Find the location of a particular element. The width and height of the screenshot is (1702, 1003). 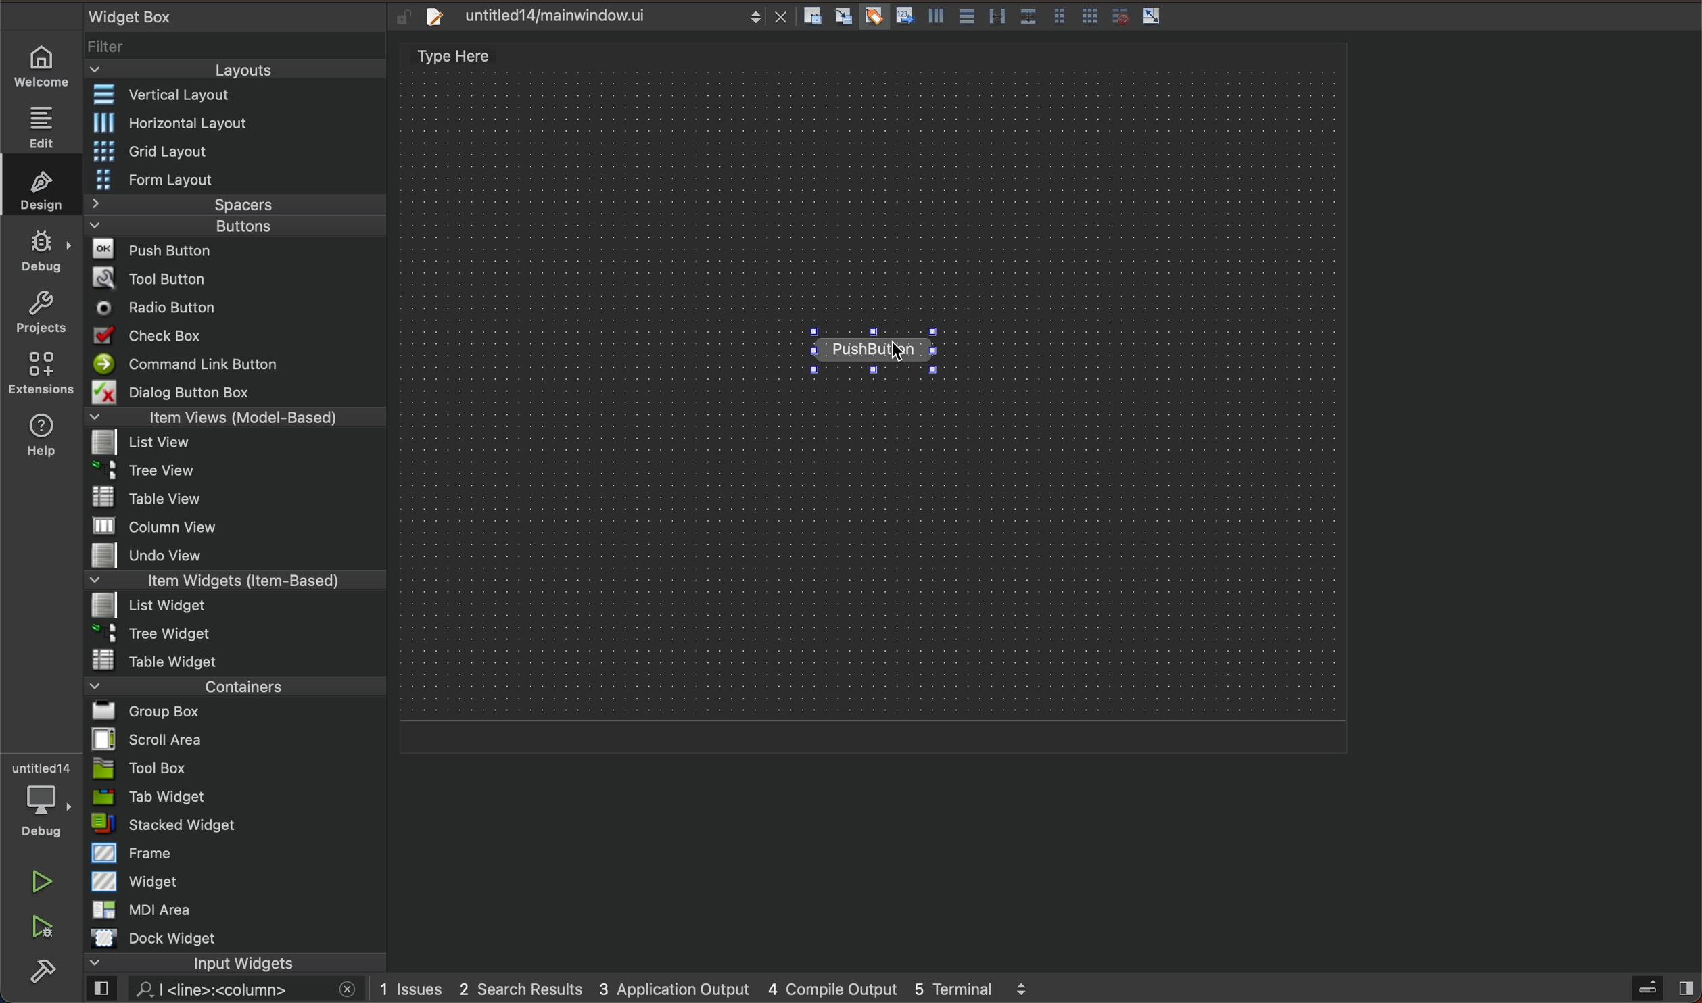

compile output is located at coordinates (833, 989).